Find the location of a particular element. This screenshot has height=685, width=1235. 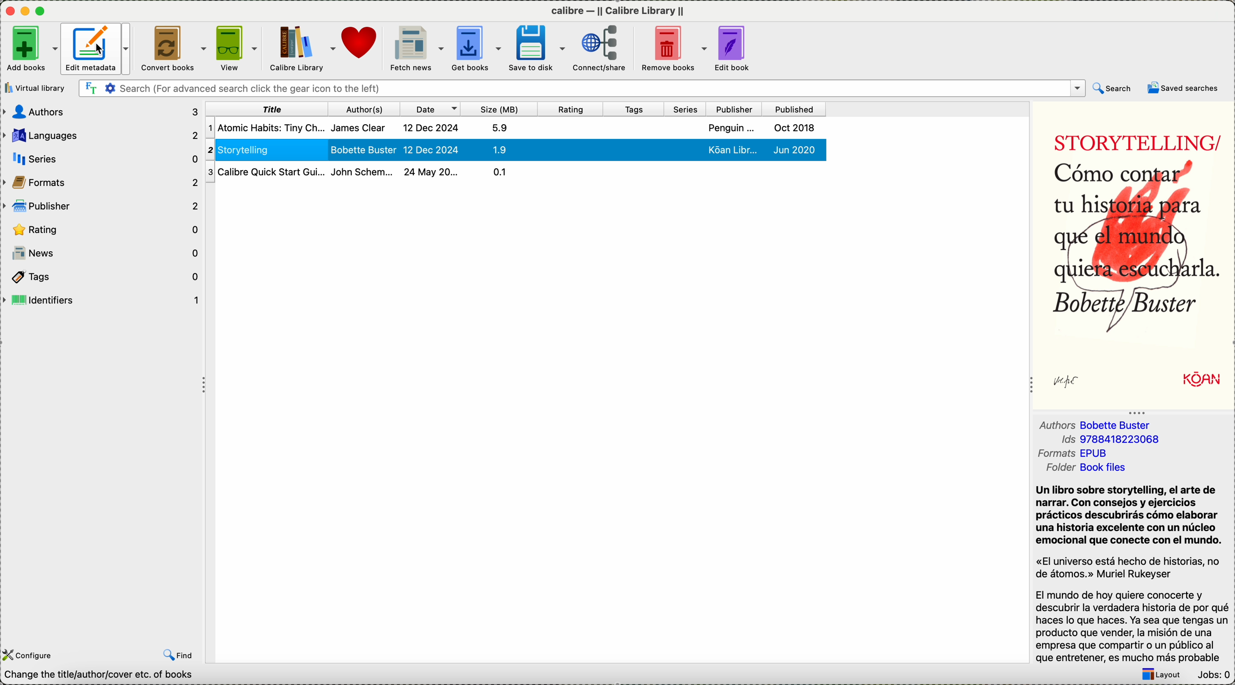

calibre quick start guide is located at coordinates (372, 172).